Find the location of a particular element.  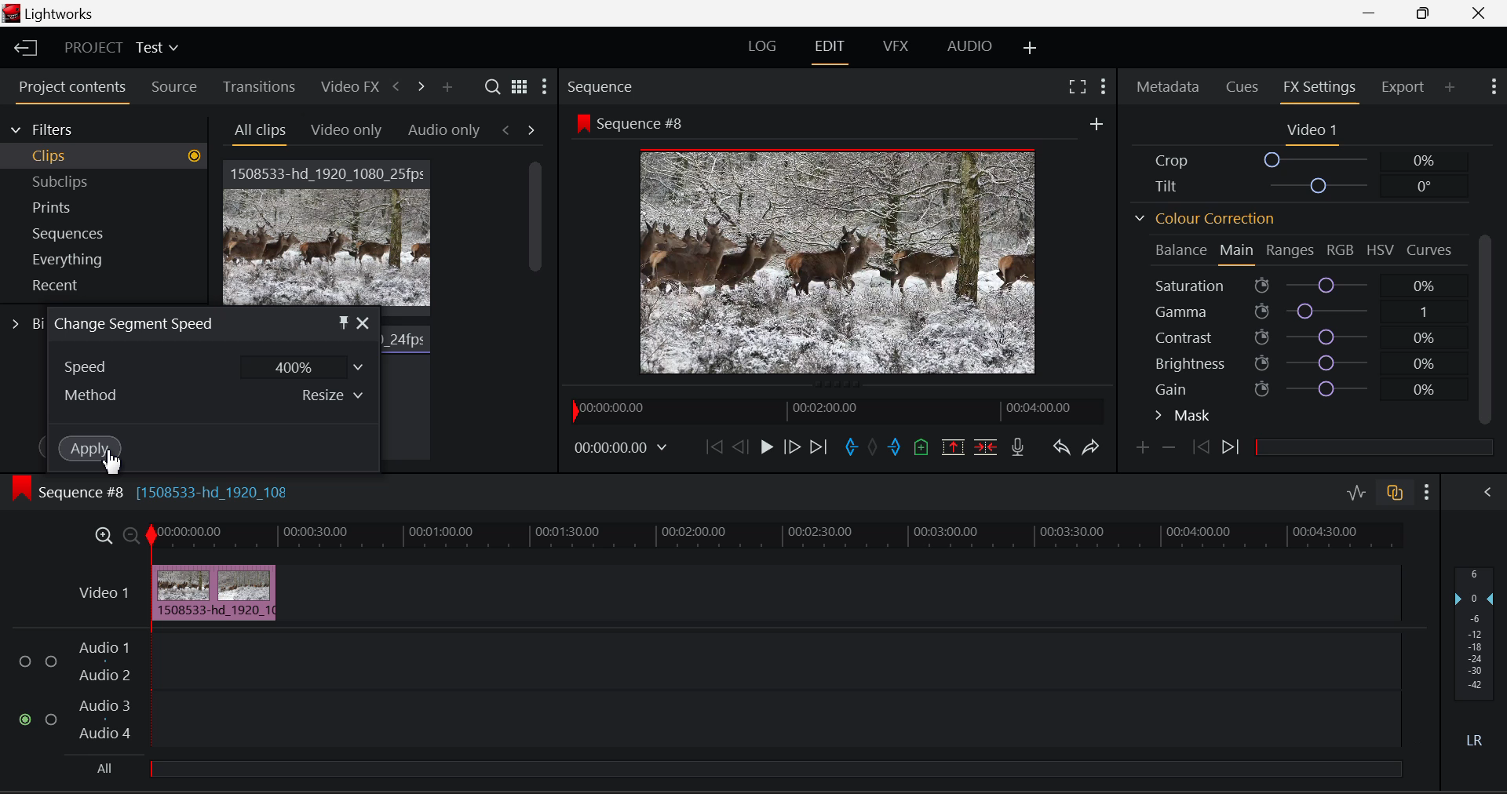

Speed Dropdown is located at coordinates (94, 366).